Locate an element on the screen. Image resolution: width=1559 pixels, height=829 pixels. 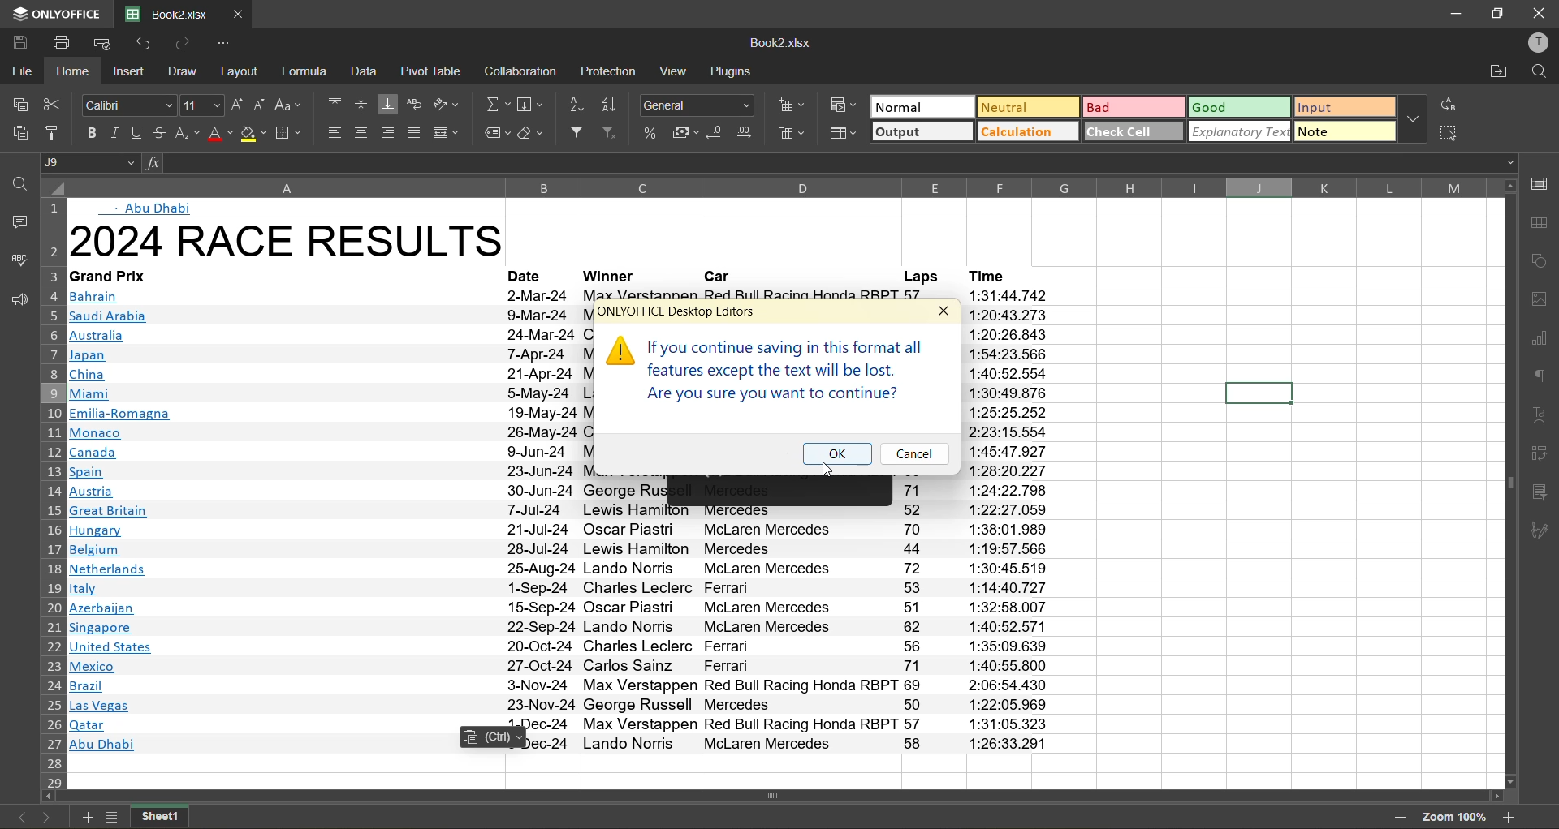
output is located at coordinates (922, 131).